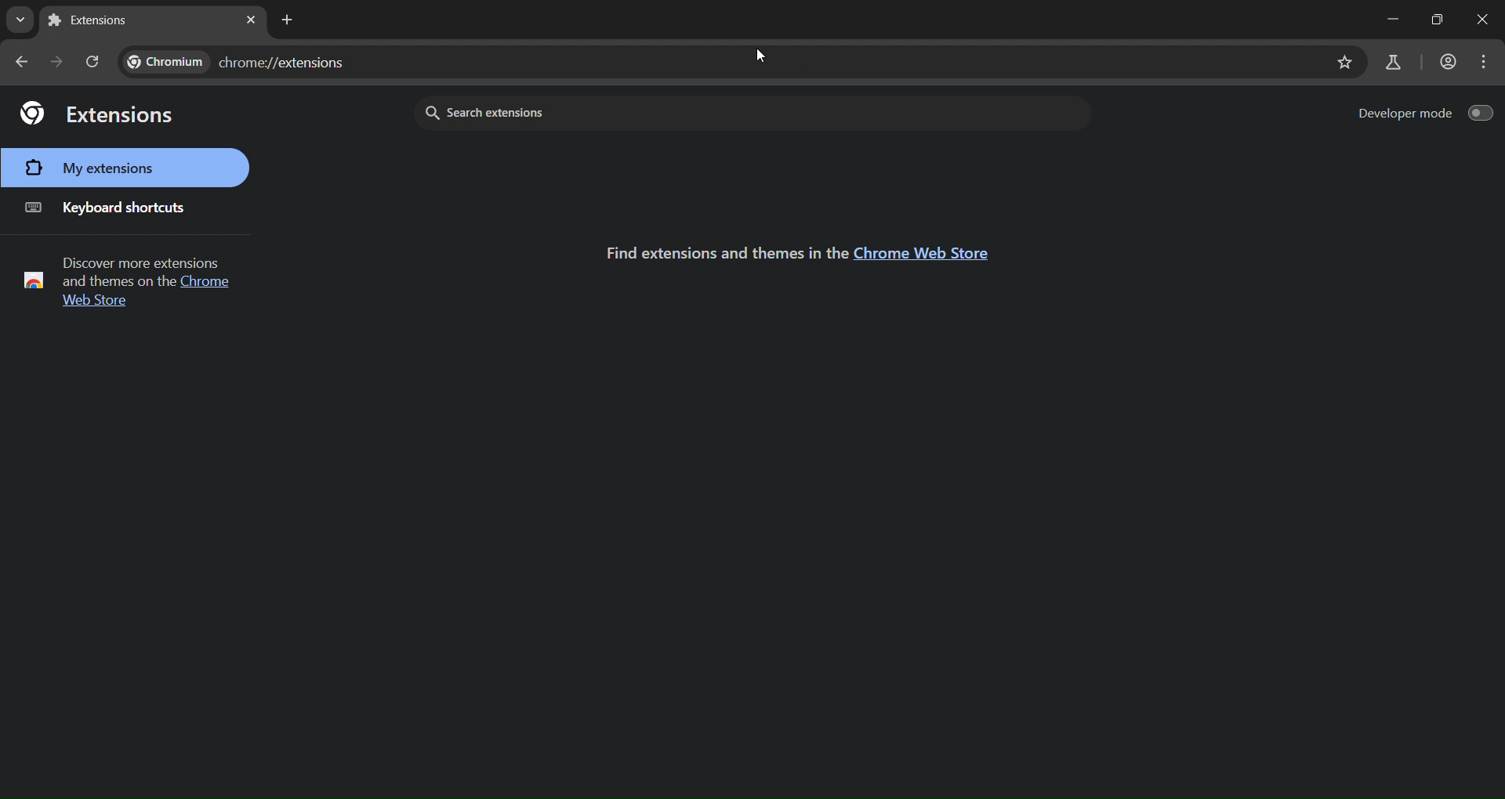 Image resolution: width=1505 pixels, height=799 pixels. I want to click on Chrome Web Store, so click(923, 253).